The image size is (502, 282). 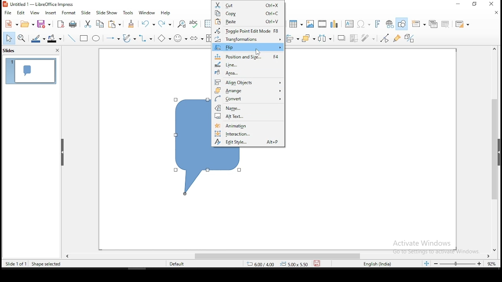 What do you see at coordinates (11, 23) in the screenshot?
I see `new` at bounding box center [11, 23].